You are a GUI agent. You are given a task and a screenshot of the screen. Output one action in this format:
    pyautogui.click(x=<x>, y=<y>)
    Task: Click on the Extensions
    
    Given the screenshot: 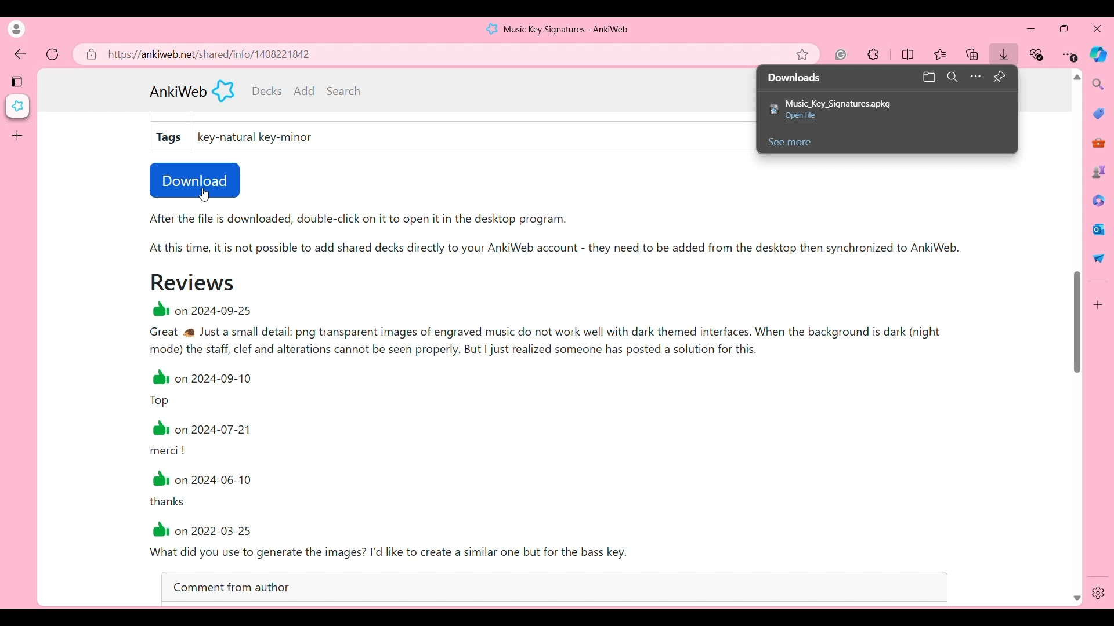 What is the action you would take?
    pyautogui.click(x=873, y=54)
    